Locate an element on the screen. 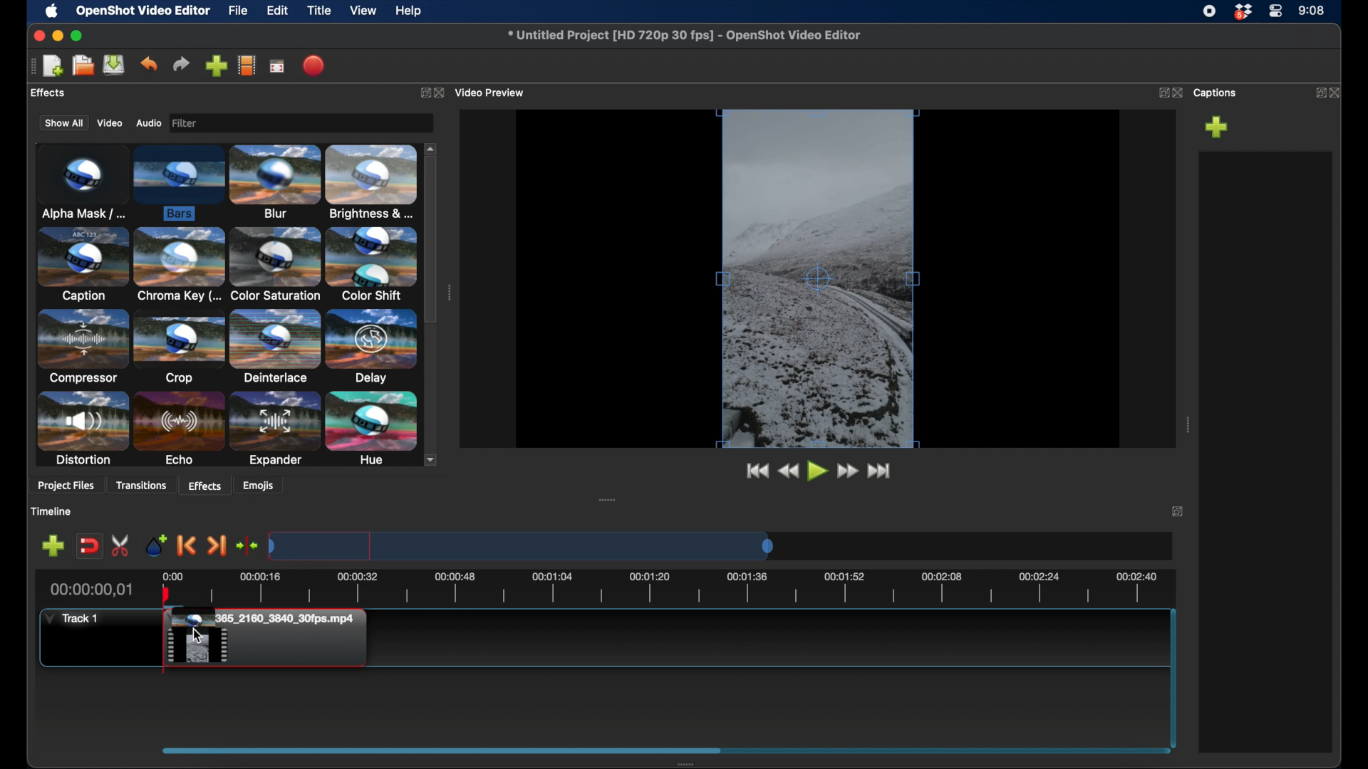 The width and height of the screenshot is (1368, 769). previous marker is located at coordinates (187, 546).